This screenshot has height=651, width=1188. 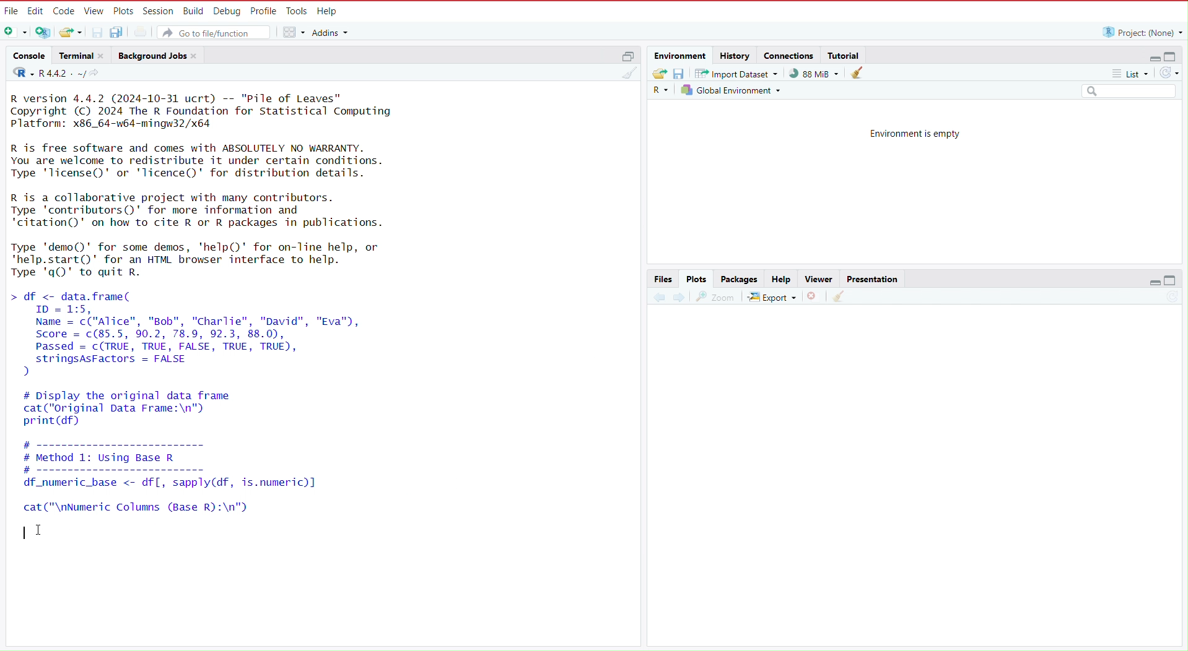 I want to click on Go to file/function, so click(x=216, y=32).